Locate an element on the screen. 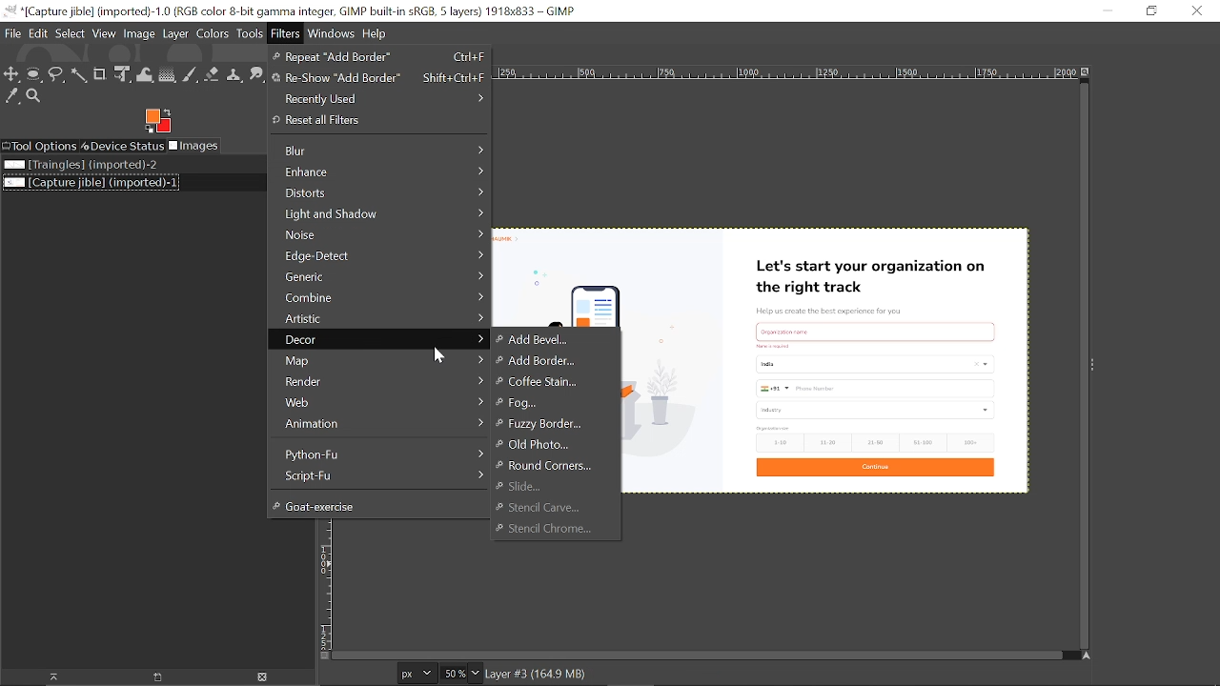 This screenshot has height=686, width=1220. Generic is located at coordinates (382, 276).